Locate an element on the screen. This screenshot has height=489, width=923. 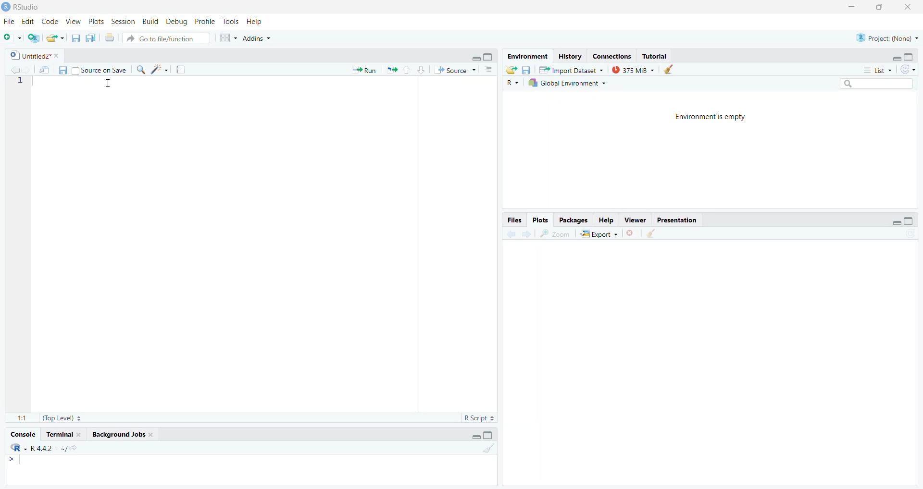
clear current plots is located at coordinates (632, 233).